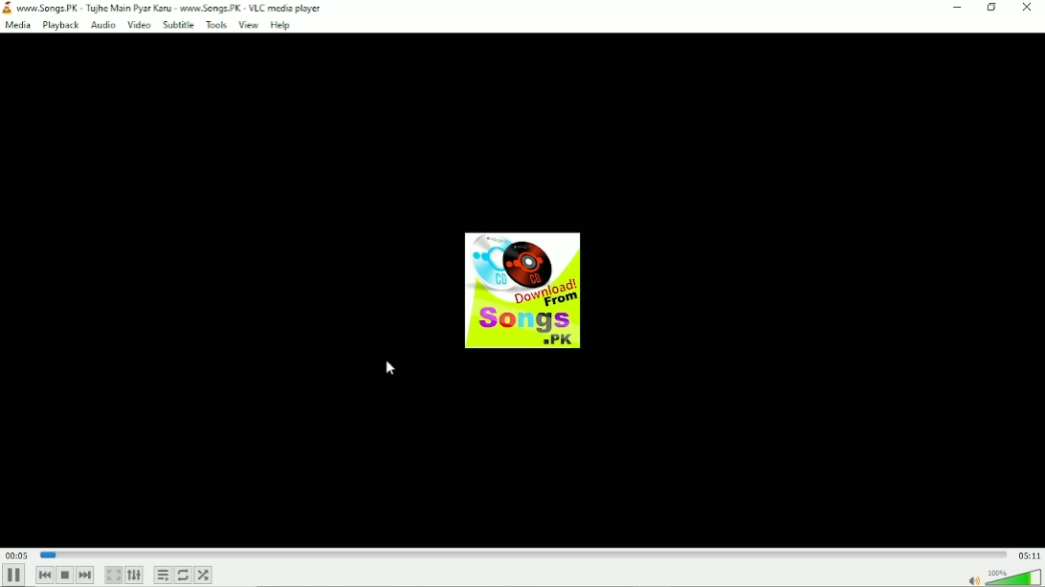  Describe the element at coordinates (204, 576) in the screenshot. I see `Random` at that location.